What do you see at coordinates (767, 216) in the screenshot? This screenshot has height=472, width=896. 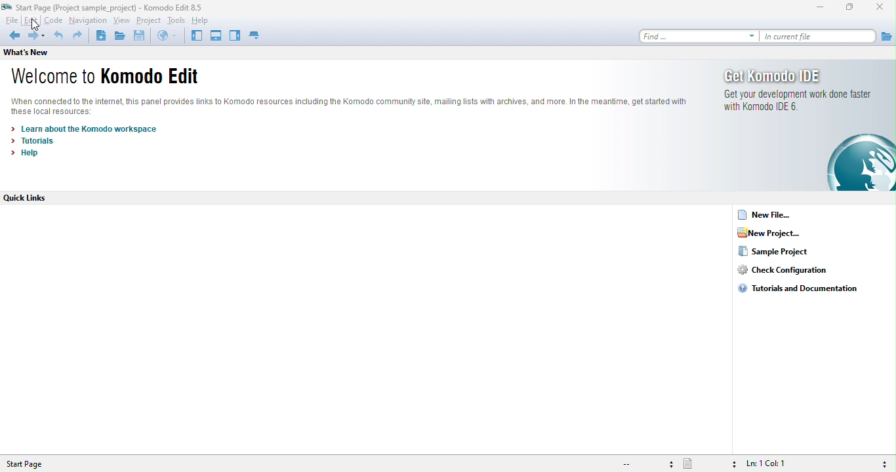 I see `new file` at bounding box center [767, 216].